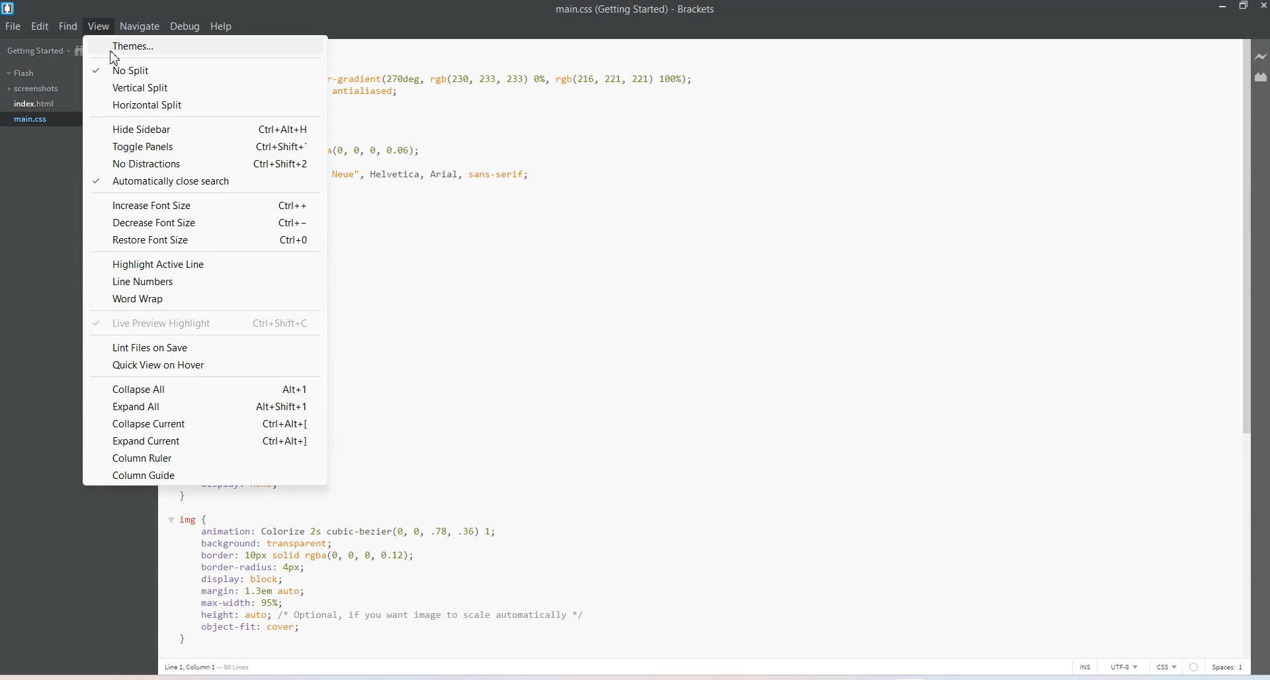 The height and width of the screenshot is (680, 1270). What do you see at coordinates (203, 423) in the screenshot?
I see `Collapse Current` at bounding box center [203, 423].